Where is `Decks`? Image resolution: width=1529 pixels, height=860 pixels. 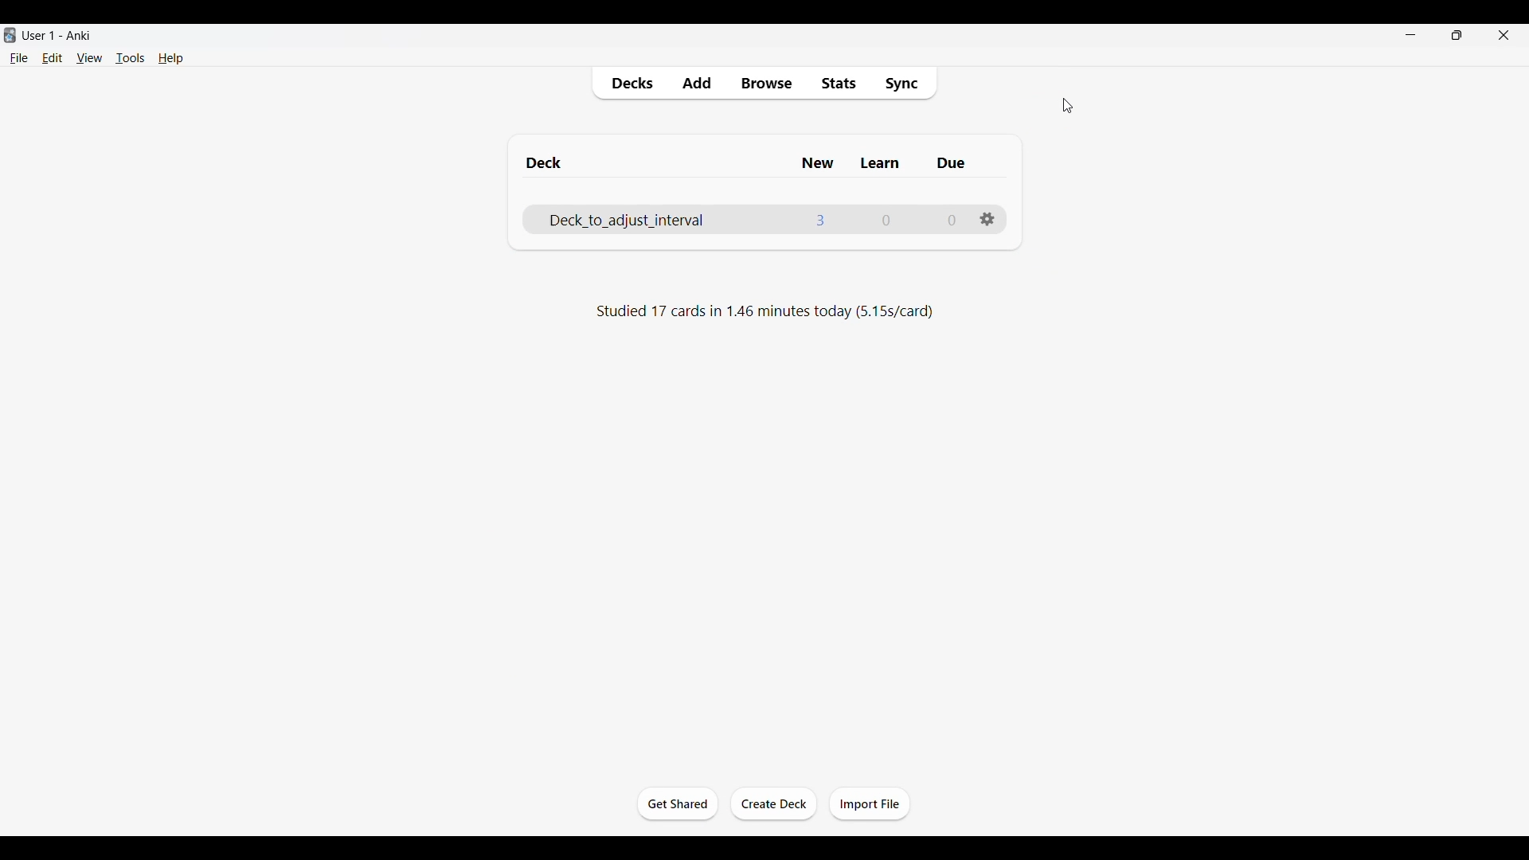 Decks is located at coordinates (628, 83).